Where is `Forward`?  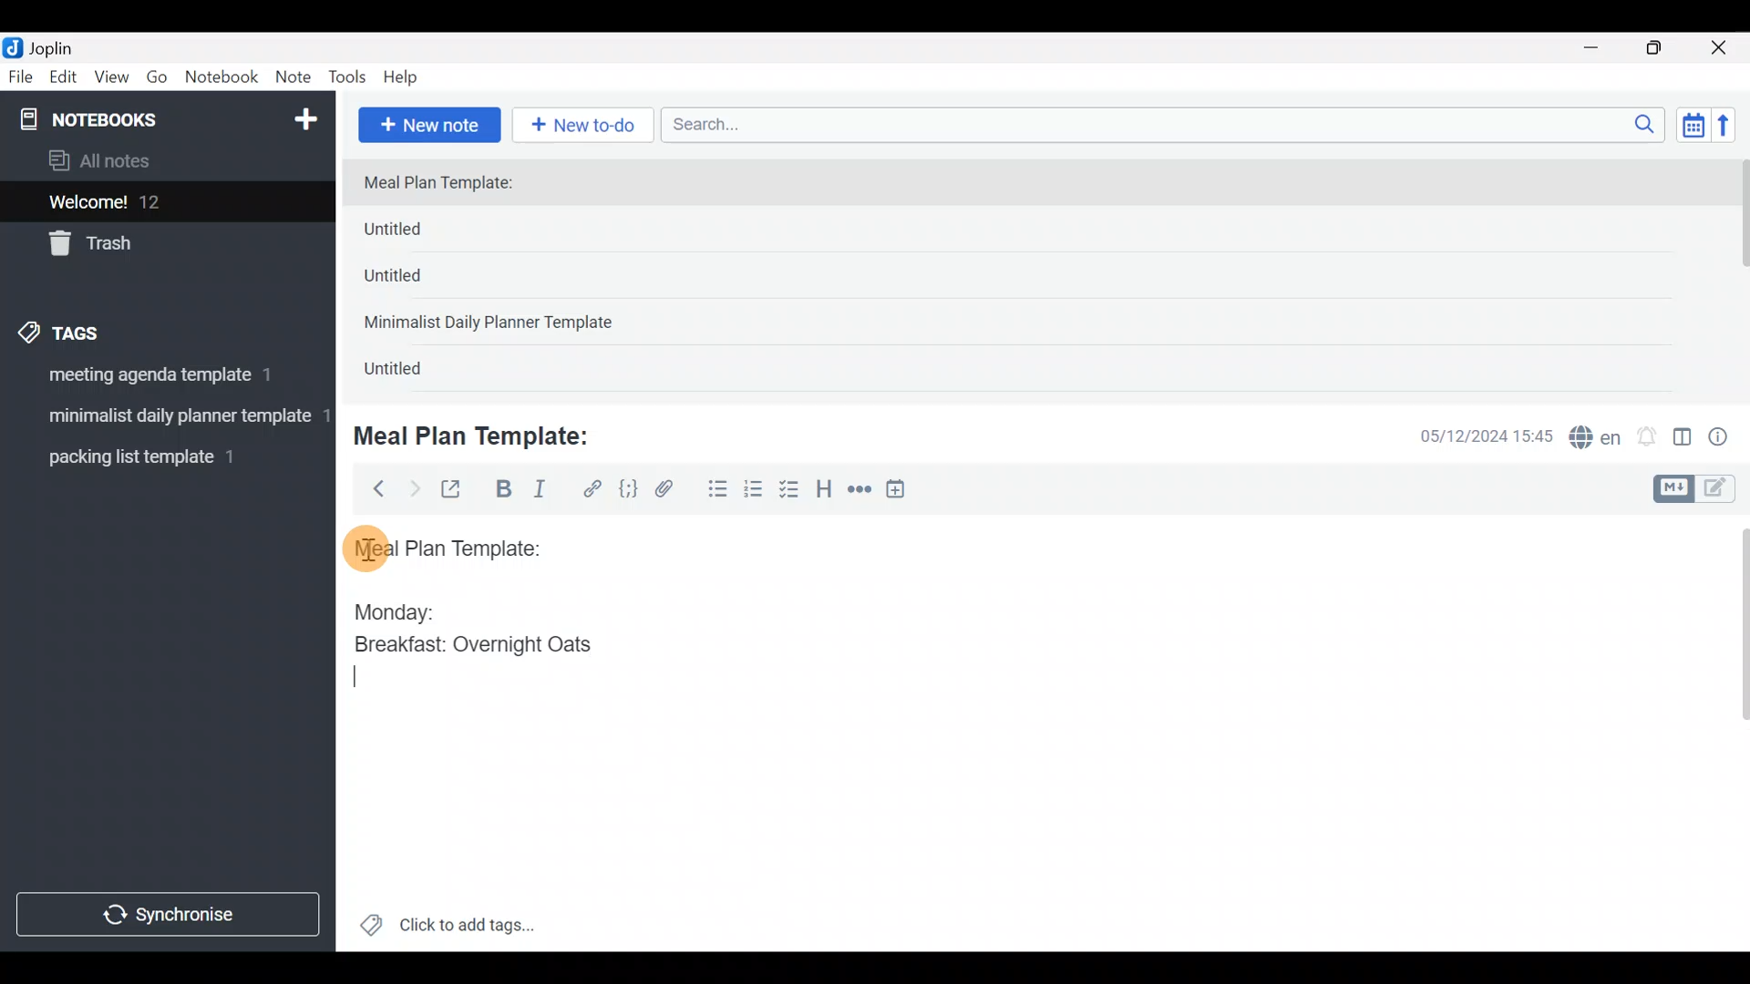 Forward is located at coordinates (414, 488).